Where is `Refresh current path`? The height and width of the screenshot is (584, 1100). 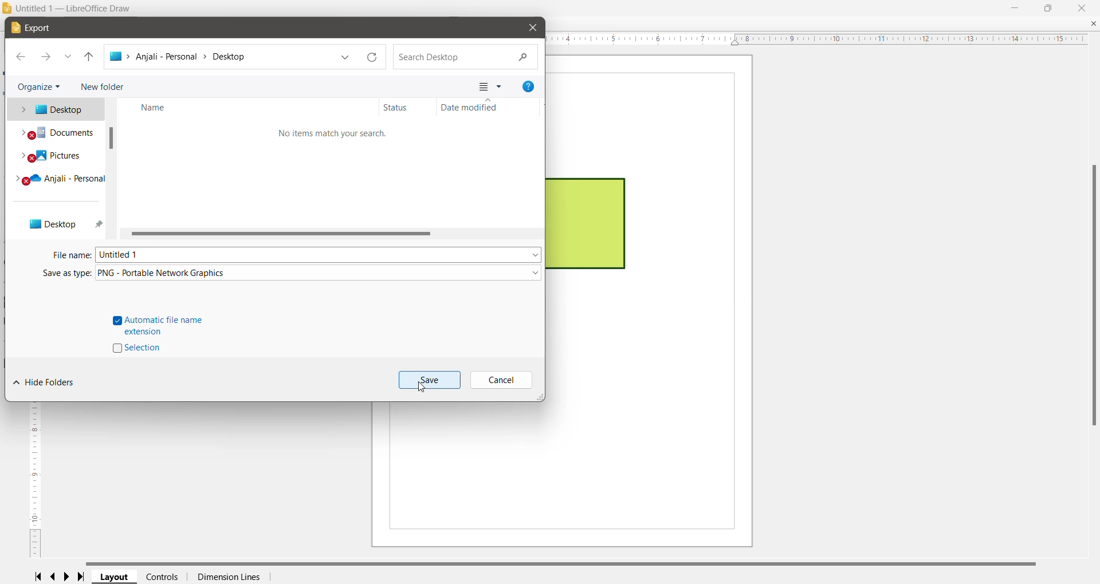
Refresh current path is located at coordinates (373, 57).